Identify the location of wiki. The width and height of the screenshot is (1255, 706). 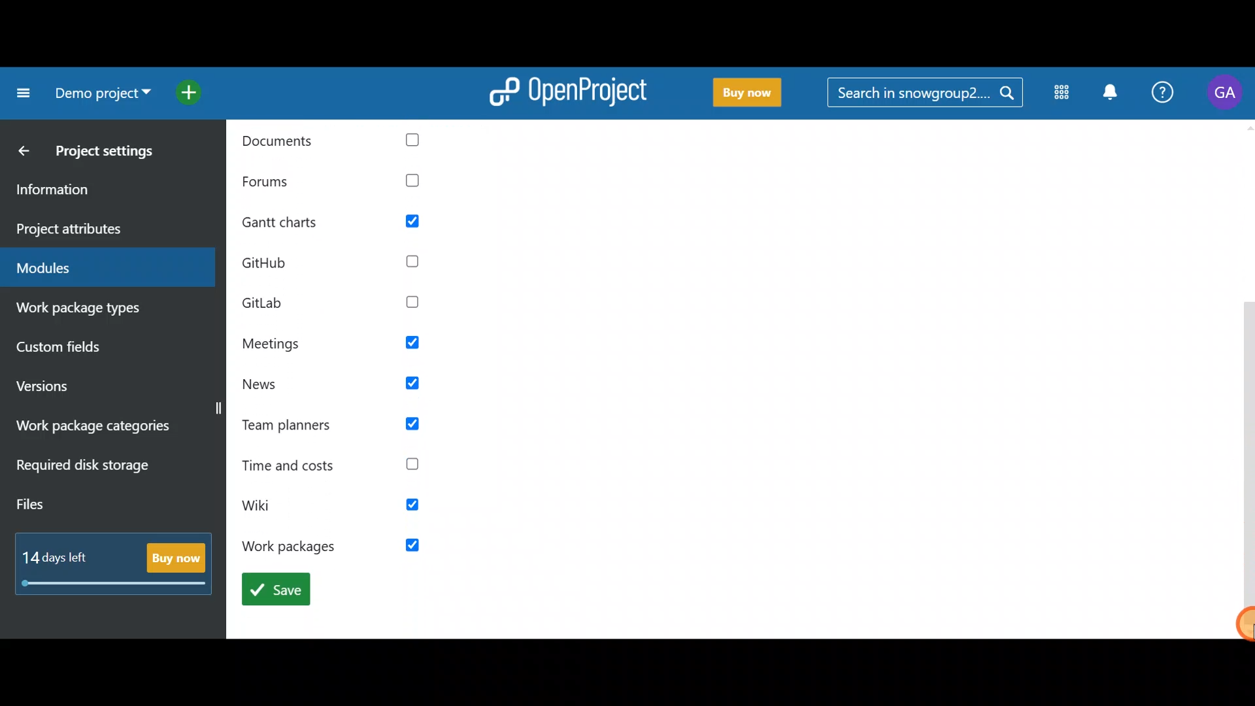
(339, 507).